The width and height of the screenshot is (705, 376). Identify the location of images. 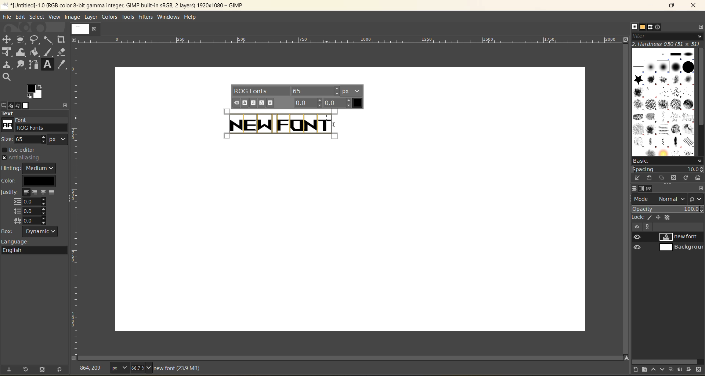
(27, 105).